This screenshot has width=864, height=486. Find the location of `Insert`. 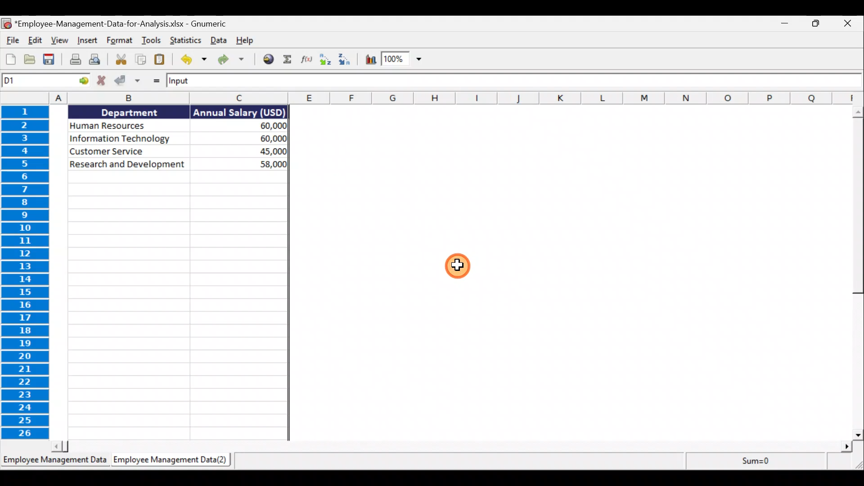

Insert is located at coordinates (88, 39).